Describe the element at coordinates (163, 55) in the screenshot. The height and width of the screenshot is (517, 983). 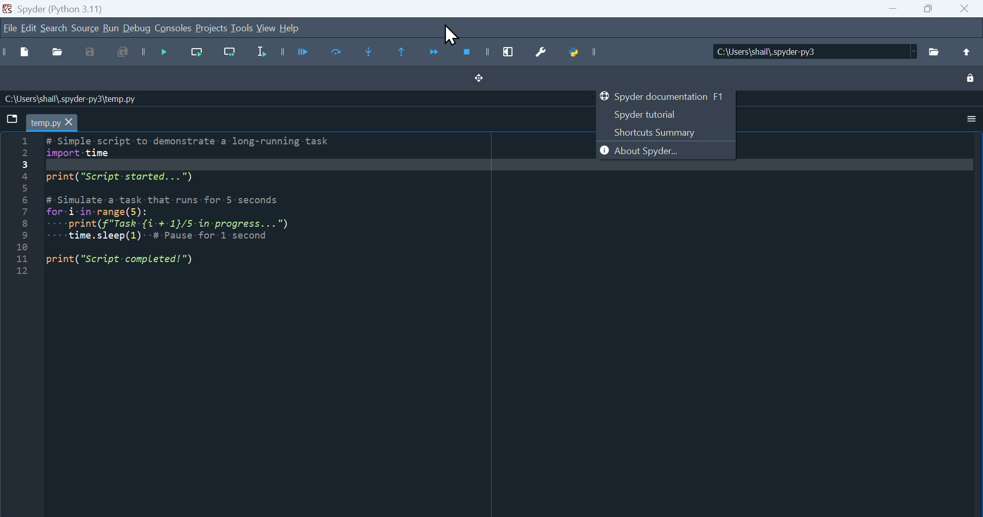
I see `Debug file` at that location.